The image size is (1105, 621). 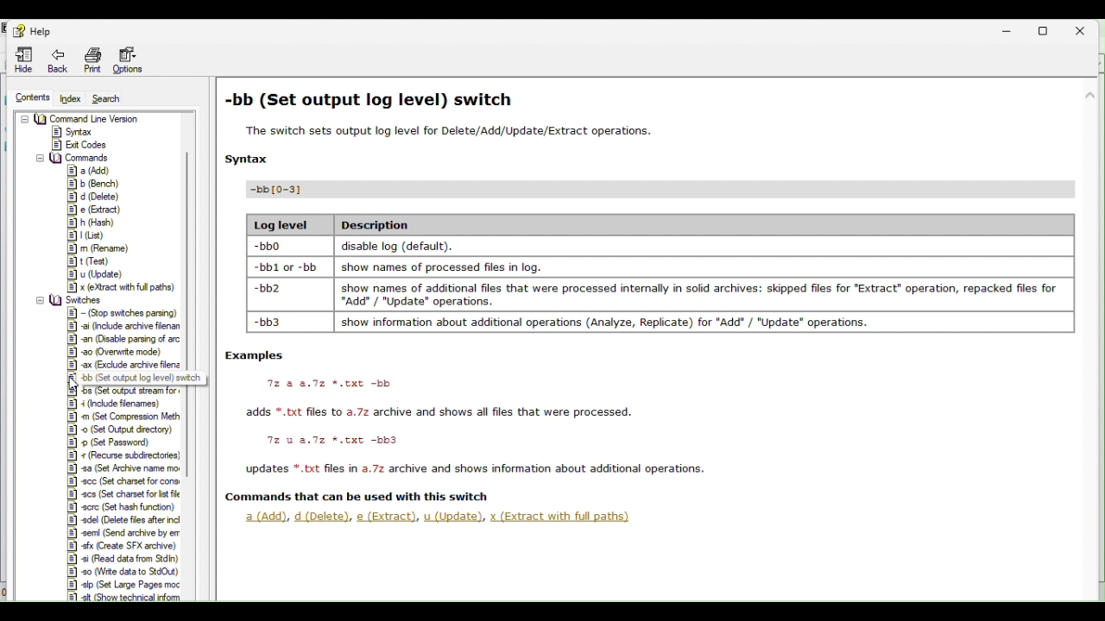 I want to click on back, so click(x=56, y=60).